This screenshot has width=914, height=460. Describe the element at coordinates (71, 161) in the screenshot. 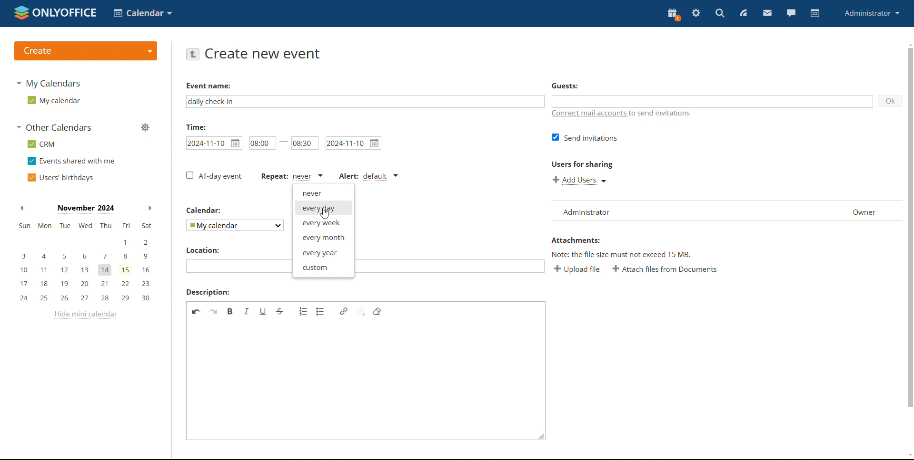

I see `events shared with me` at that location.